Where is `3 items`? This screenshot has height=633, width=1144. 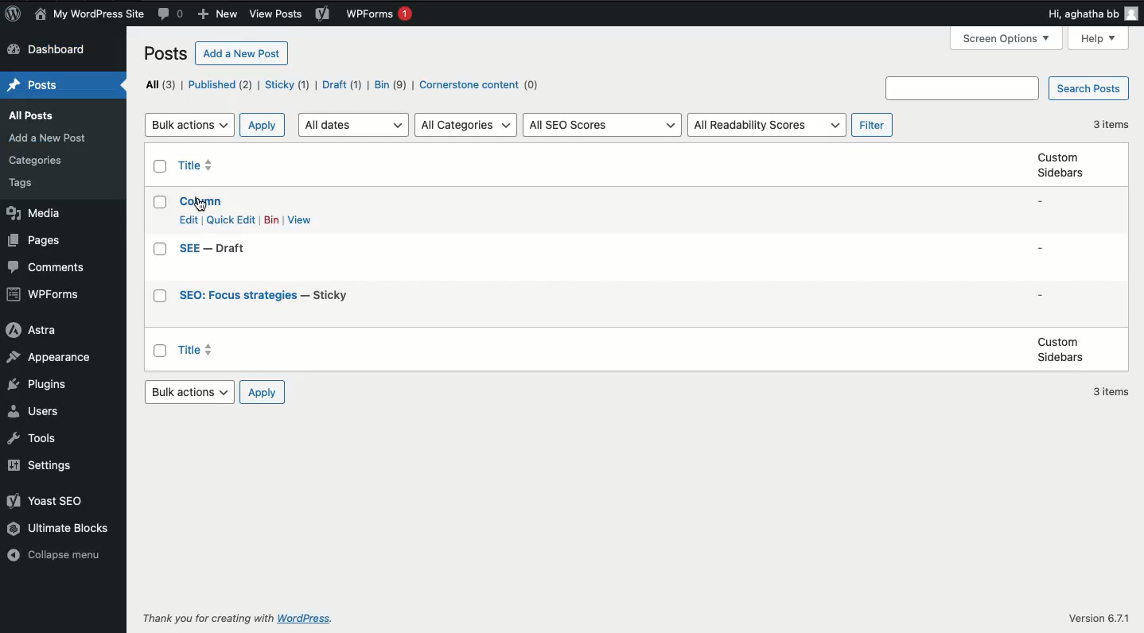
3 items is located at coordinates (1111, 126).